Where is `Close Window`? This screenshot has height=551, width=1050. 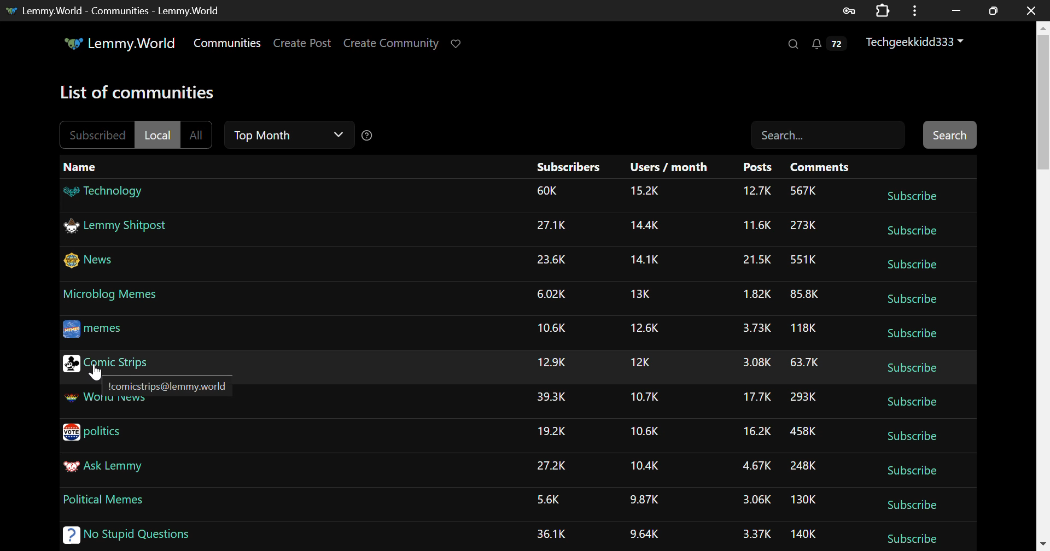 Close Window is located at coordinates (1033, 10).